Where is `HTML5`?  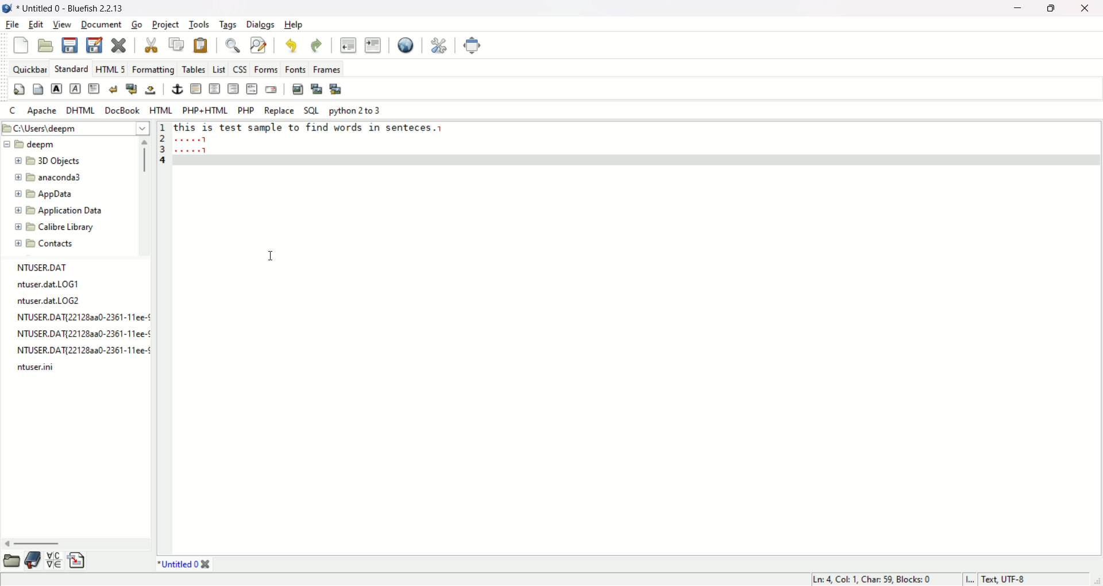 HTML5 is located at coordinates (109, 68).